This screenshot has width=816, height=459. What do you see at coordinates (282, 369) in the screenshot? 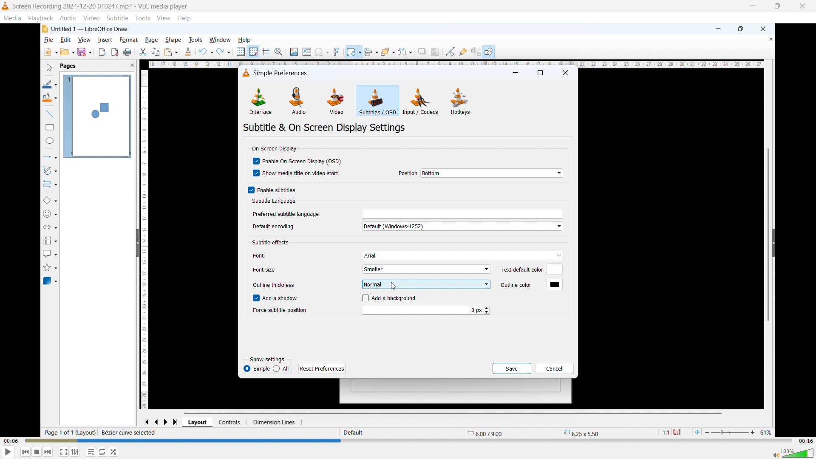
I see `All` at bounding box center [282, 369].